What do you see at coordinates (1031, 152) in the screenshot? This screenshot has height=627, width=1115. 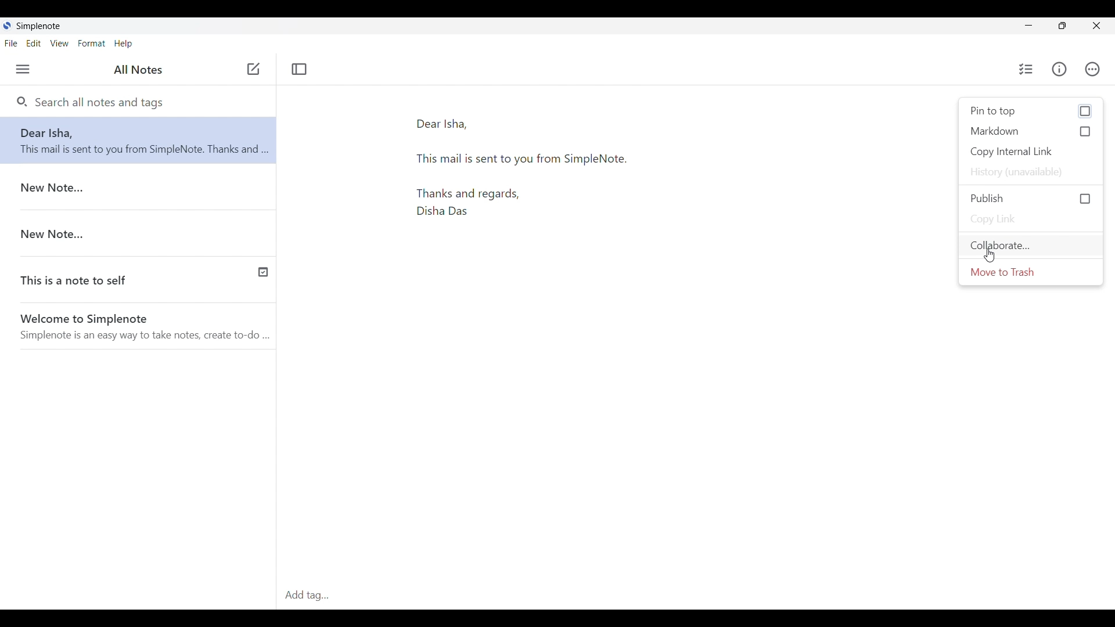 I see `Copy internal link` at bounding box center [1031, 152].